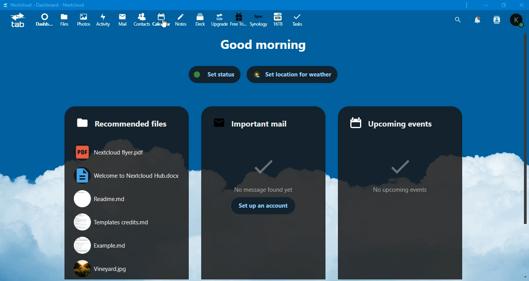 This screenshot has width=529, height=281. I want to click on 16tb, so click(280, 19).